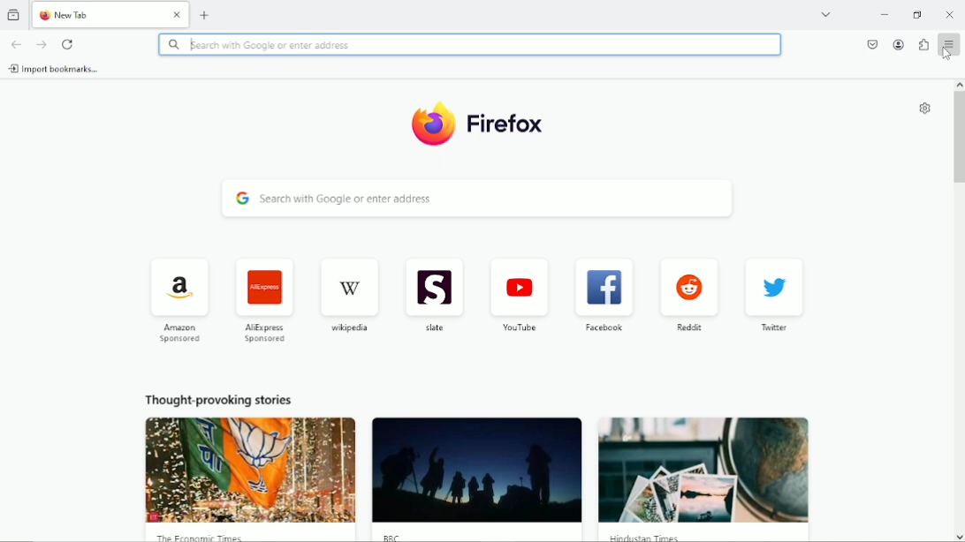  I want to click on Scroll Down, so click(959, 537).